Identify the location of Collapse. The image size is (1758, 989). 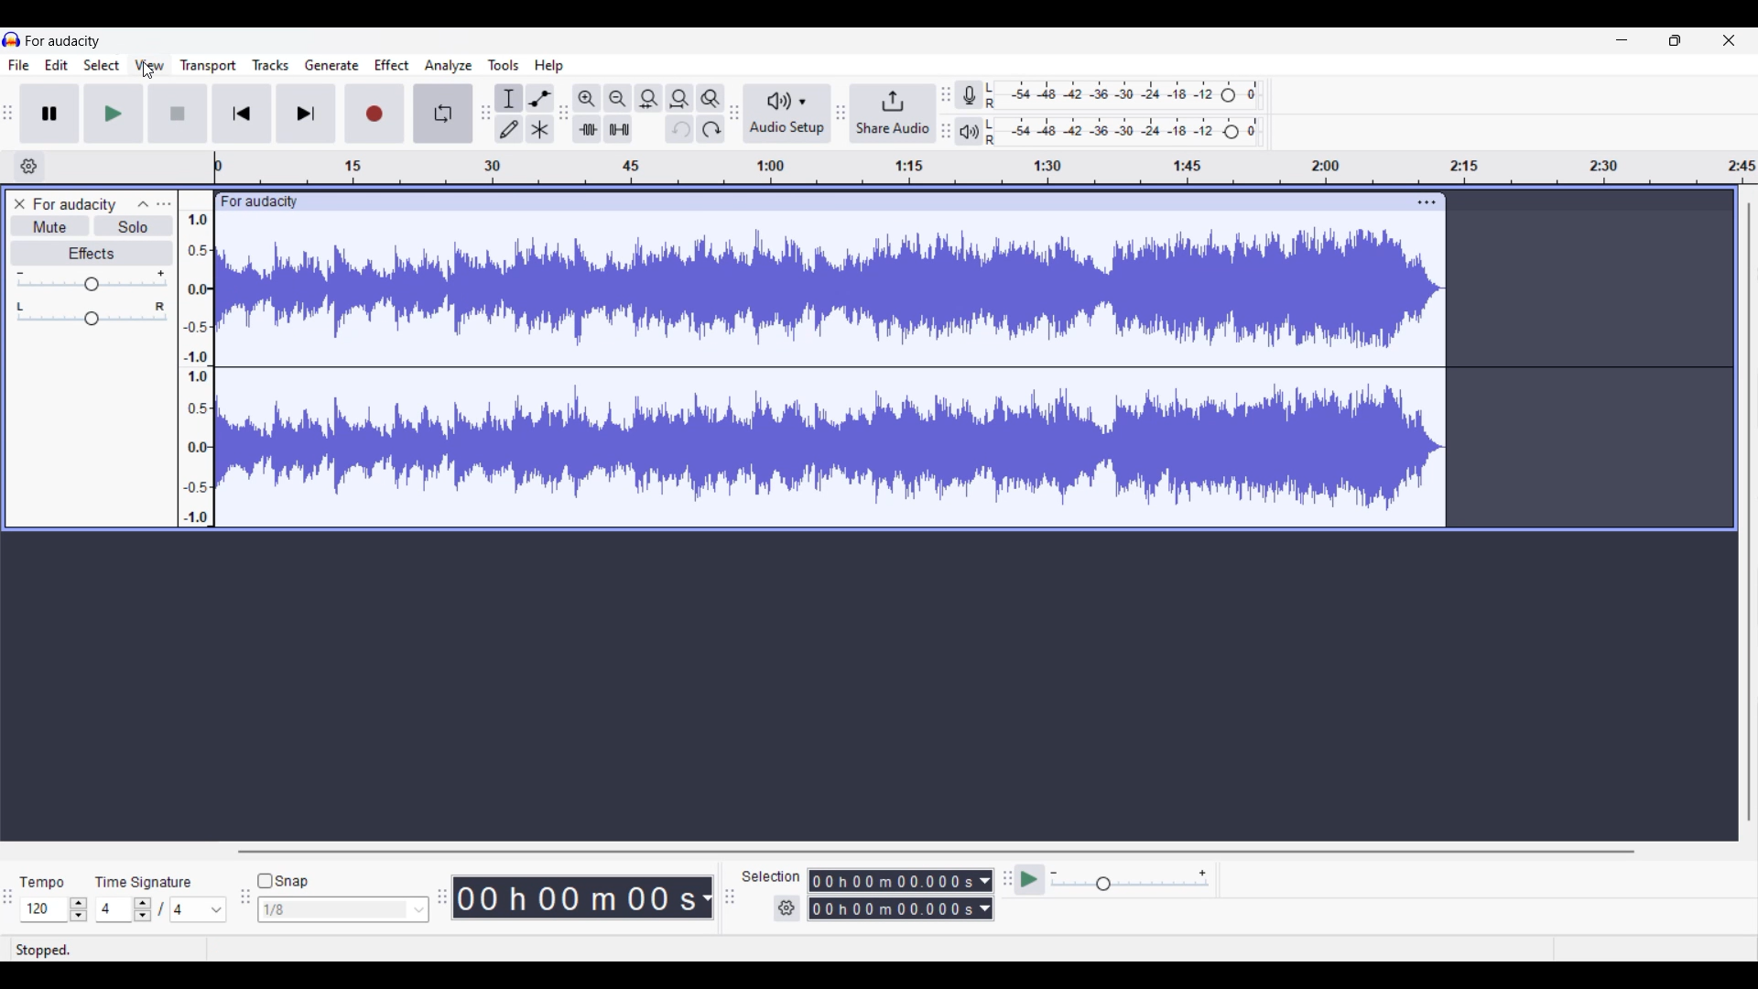
(143, 203).